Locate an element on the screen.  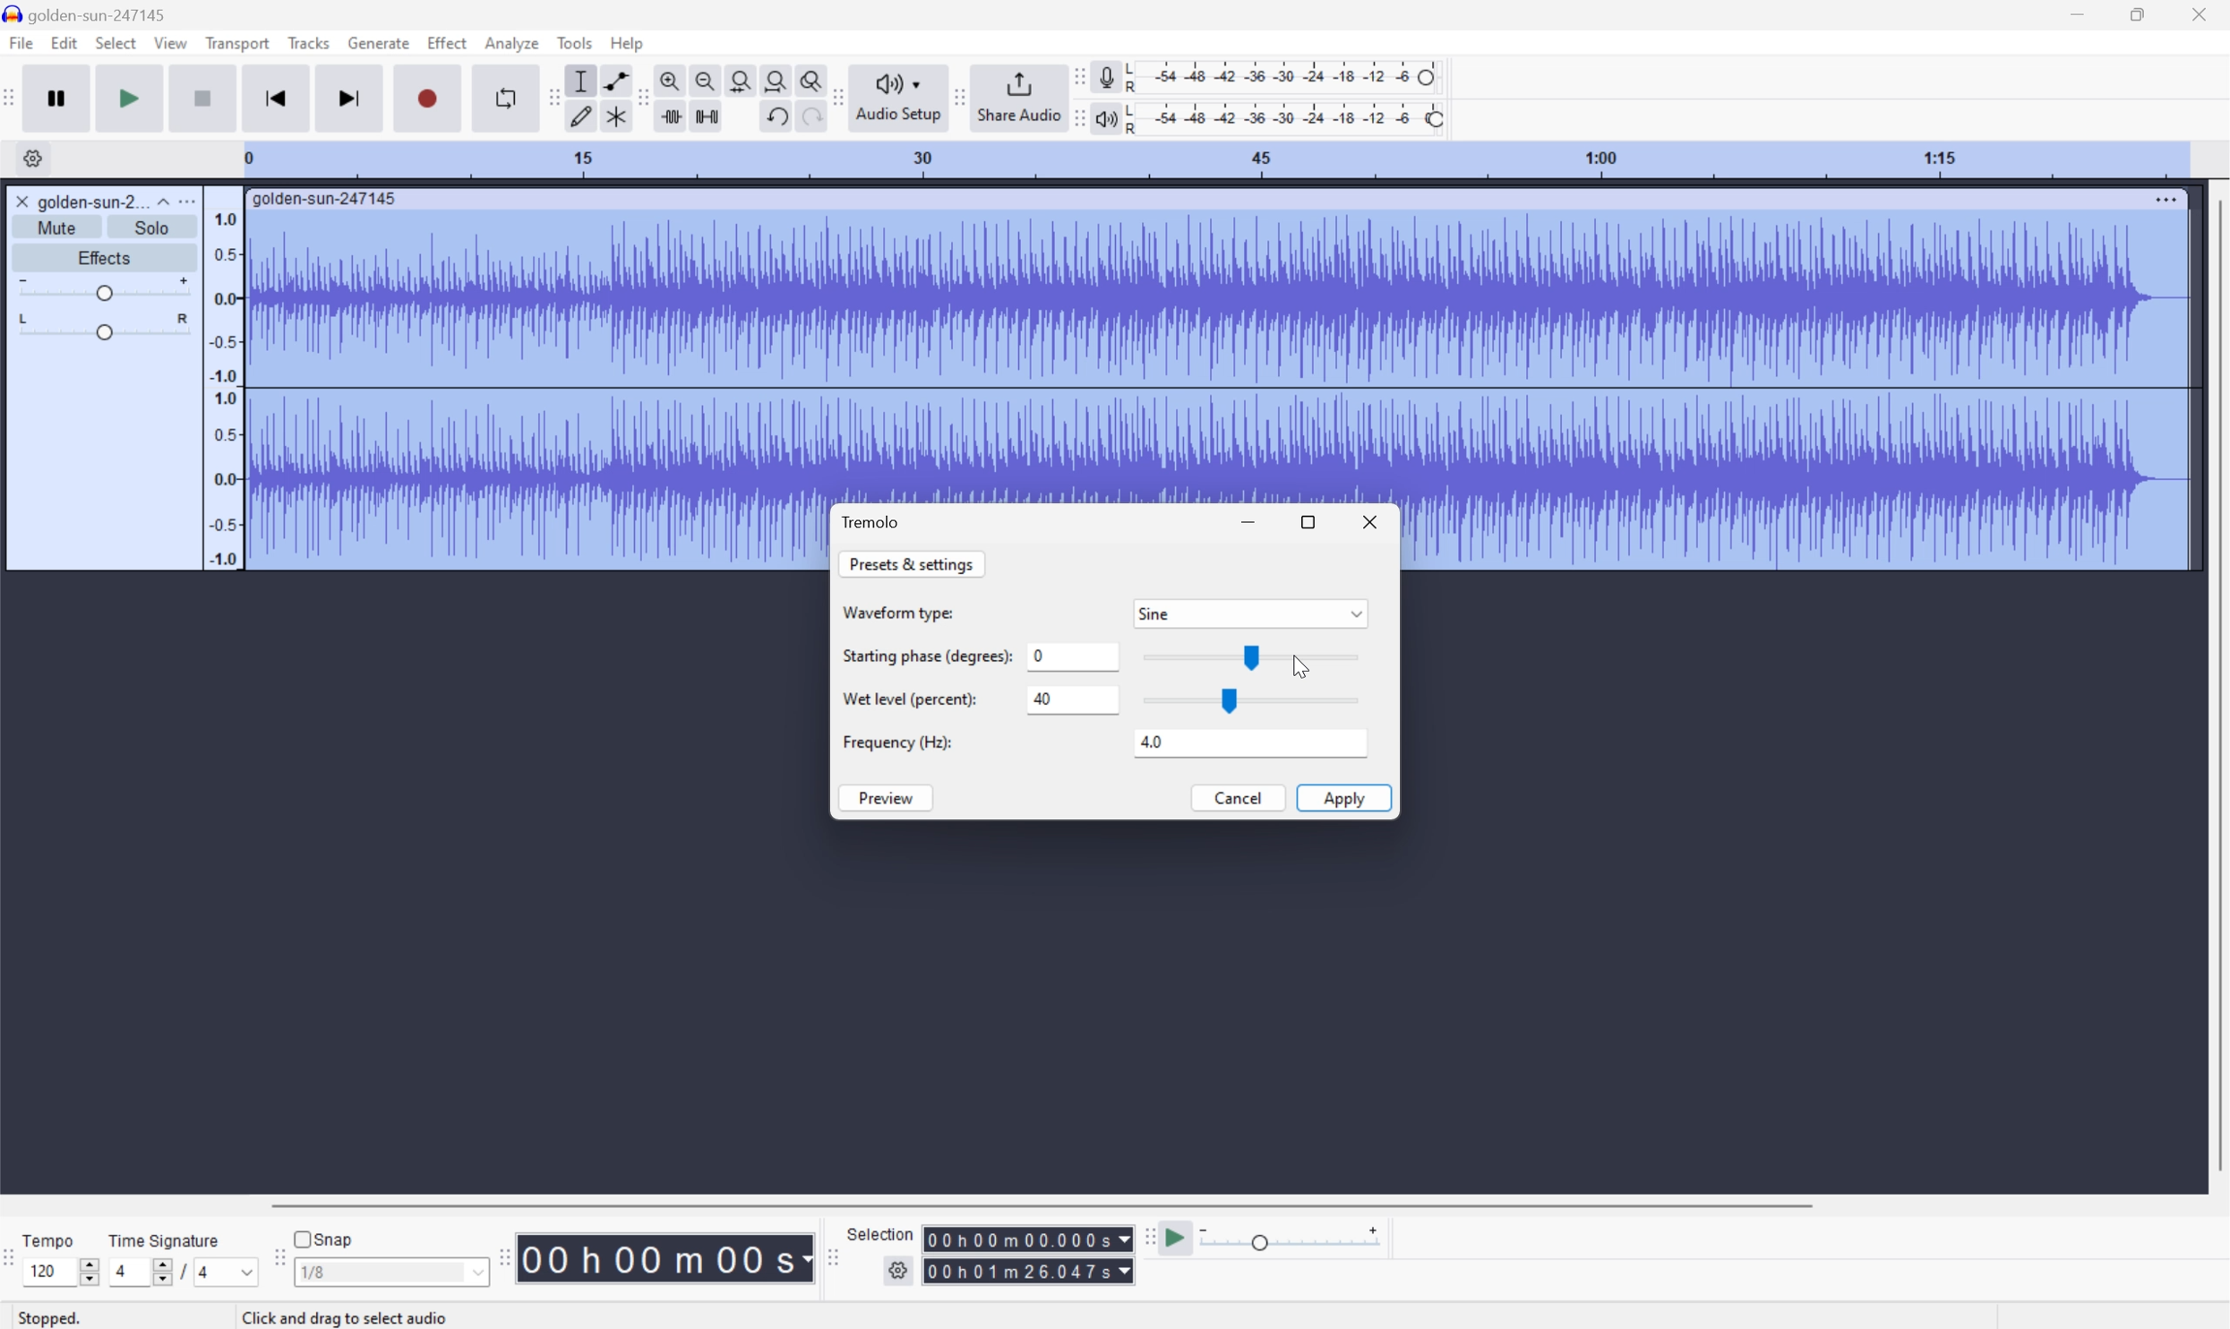
golden-sun-247145 is located at coordinates (90, 13).